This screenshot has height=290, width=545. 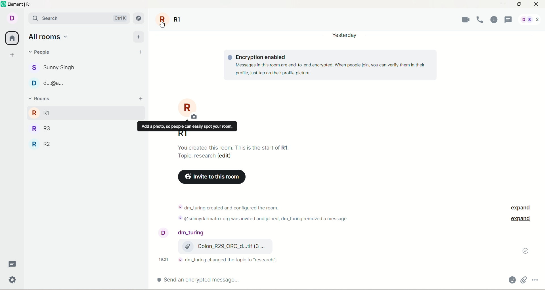 I want to click on video call, so click(x=466, y=20).